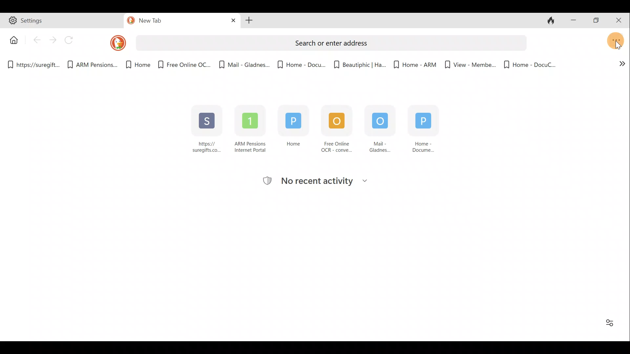 This screenshot has height=354, width=630. Describe the element at coordinates (471, 65) in the screenshot. I see `Bookmark 9` at that location.